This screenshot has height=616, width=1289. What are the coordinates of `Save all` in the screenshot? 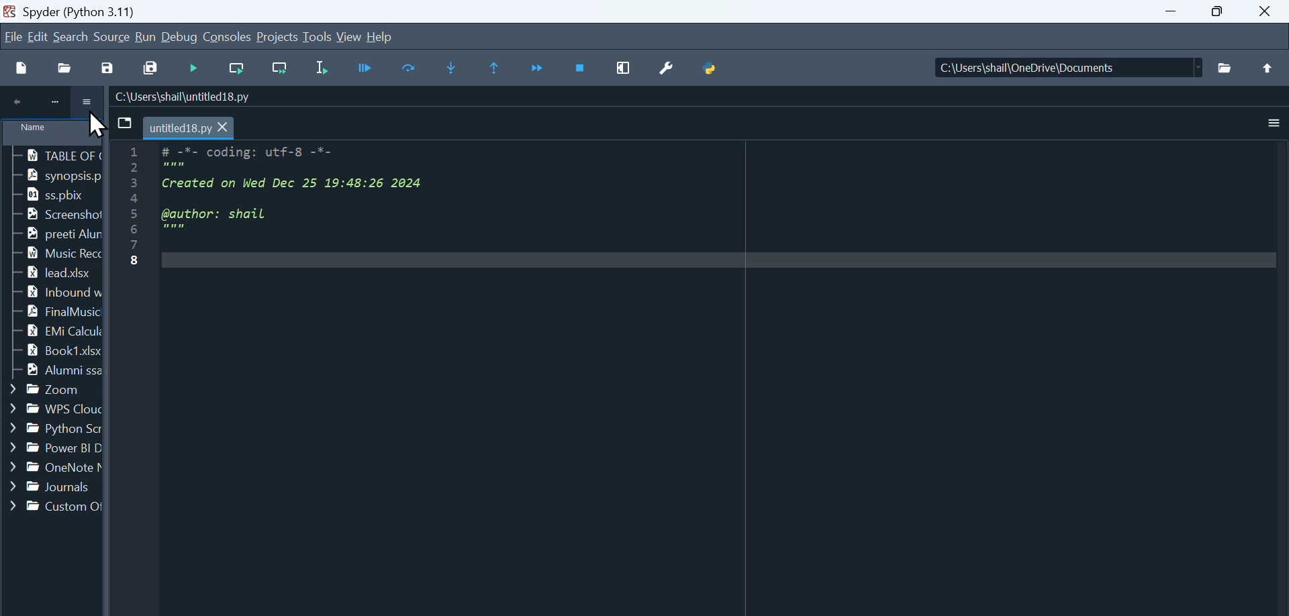 It's located at (149, 66).